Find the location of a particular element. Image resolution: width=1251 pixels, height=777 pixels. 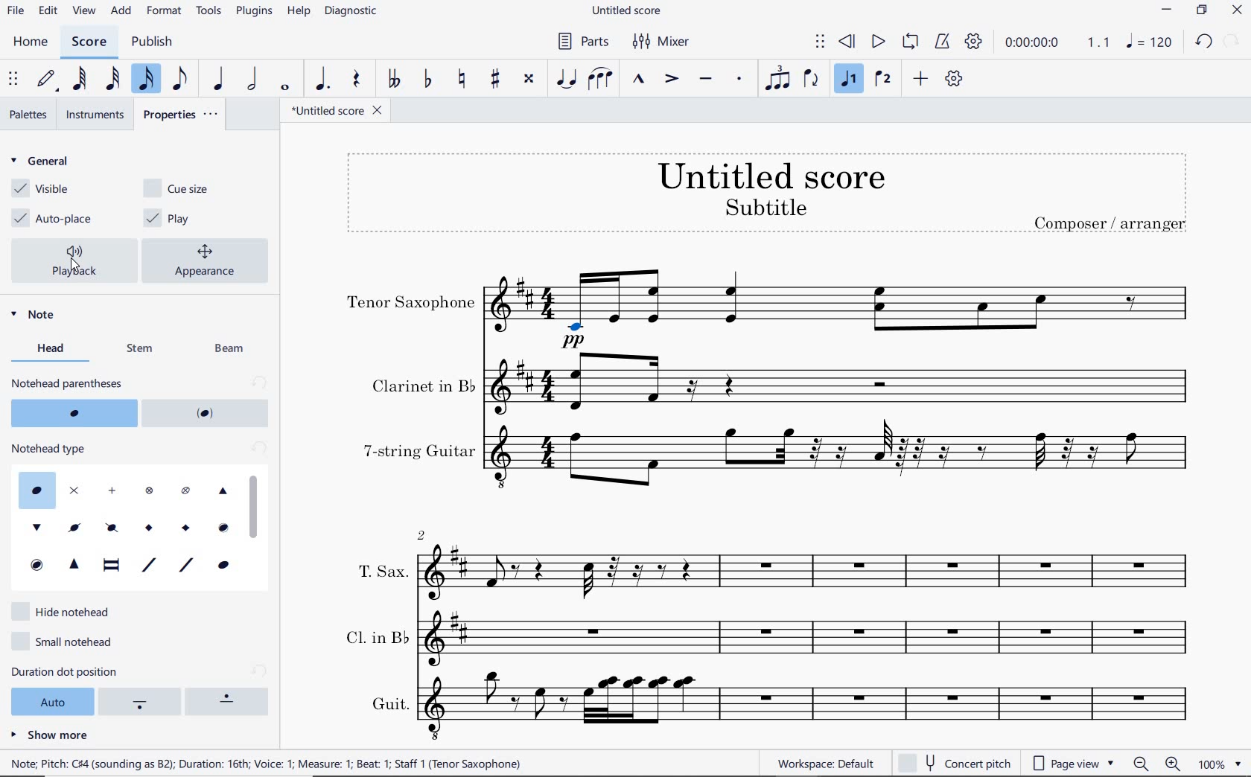

PARTS is located at coordinates (582, 40).